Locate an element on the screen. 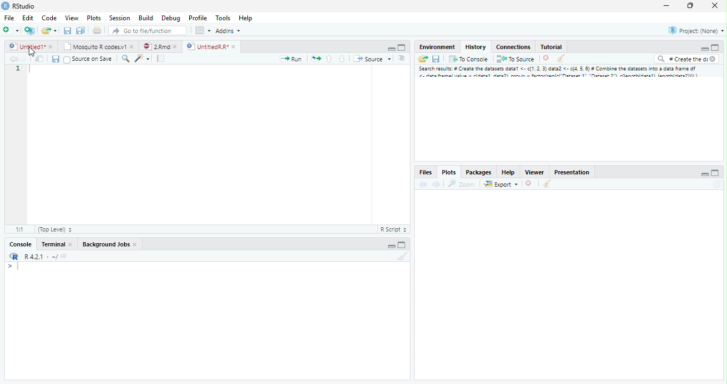  Save is located at coordinates (55, 59).